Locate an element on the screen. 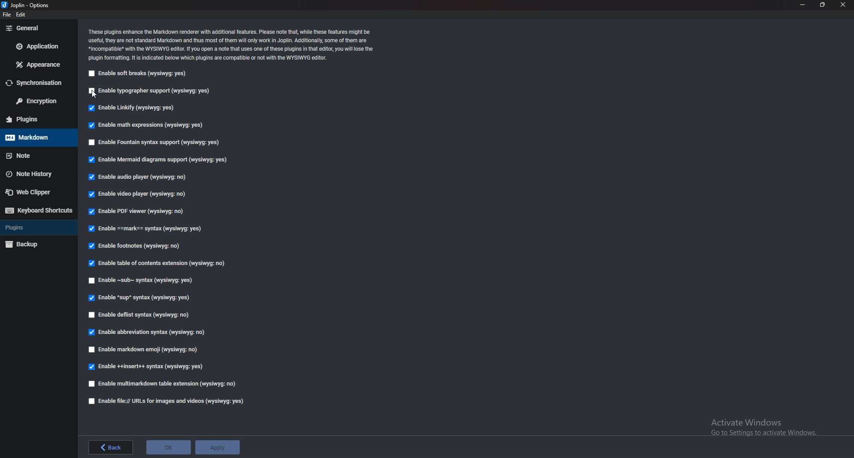  Enable table of contents is located at coordinates (160, 262).